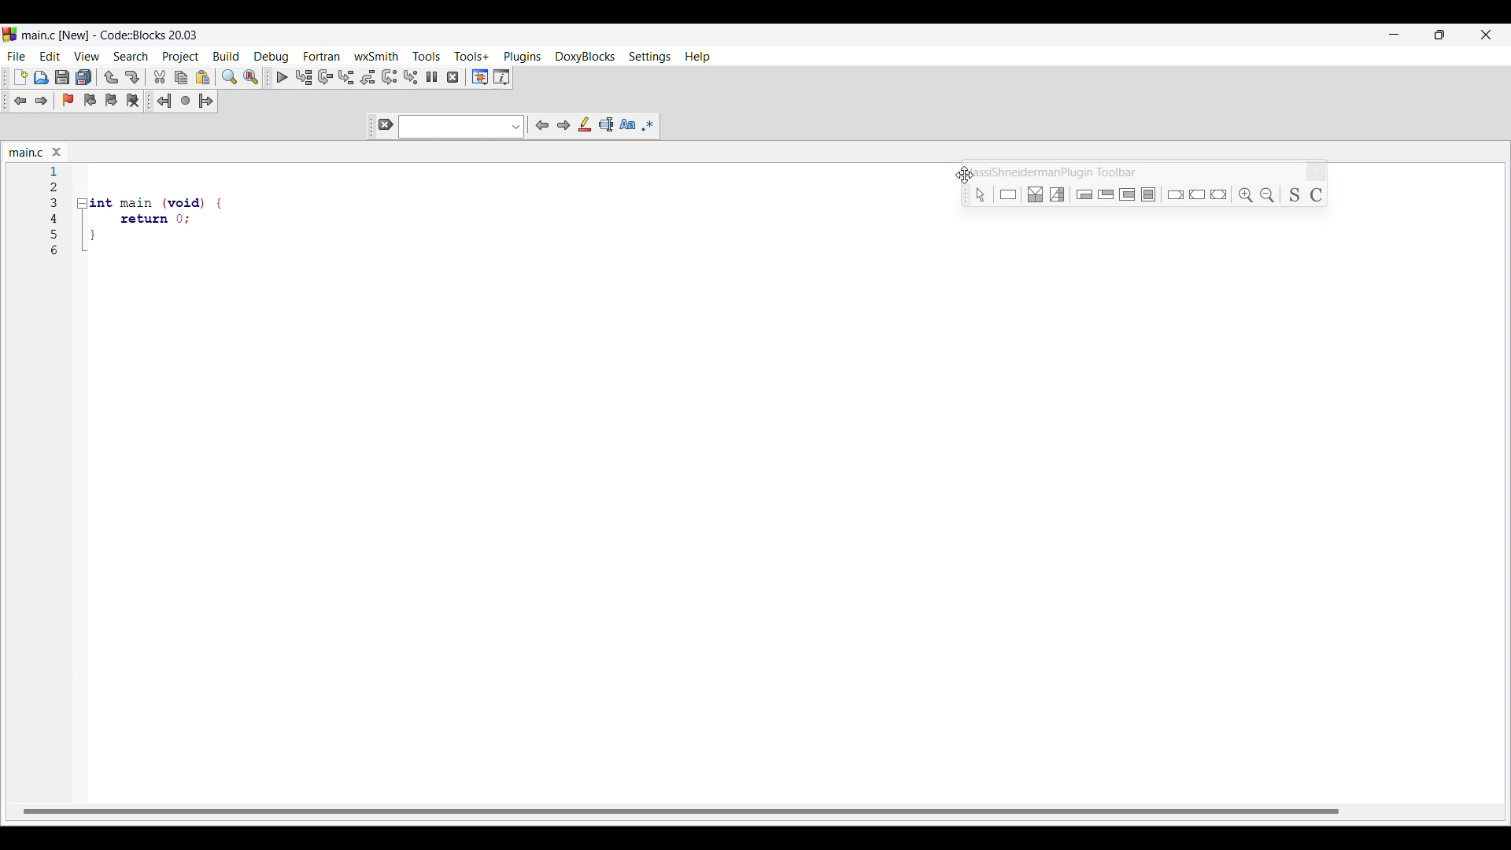 The image size is (1511, 850). Describe the element at coordinates (1199, 193) in the screenshot. I see `` at that location.